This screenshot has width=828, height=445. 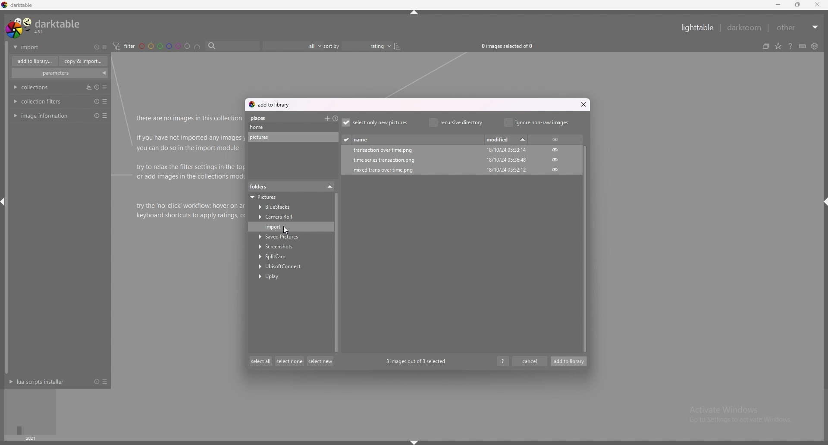 I want to click on year, so click(x=30, y=438).